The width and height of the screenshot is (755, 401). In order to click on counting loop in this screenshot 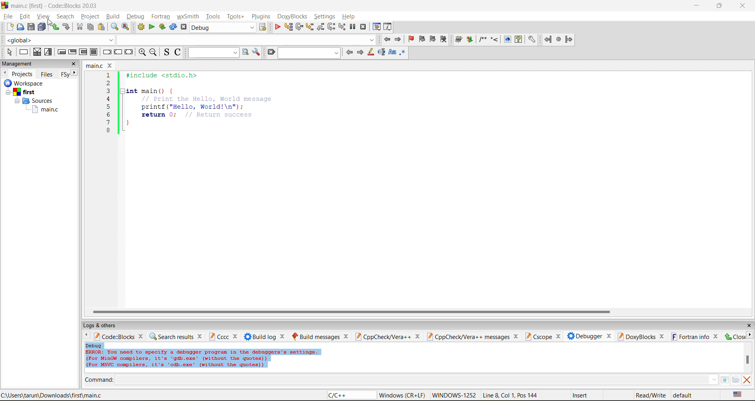, I will do `click(84, 53)`.